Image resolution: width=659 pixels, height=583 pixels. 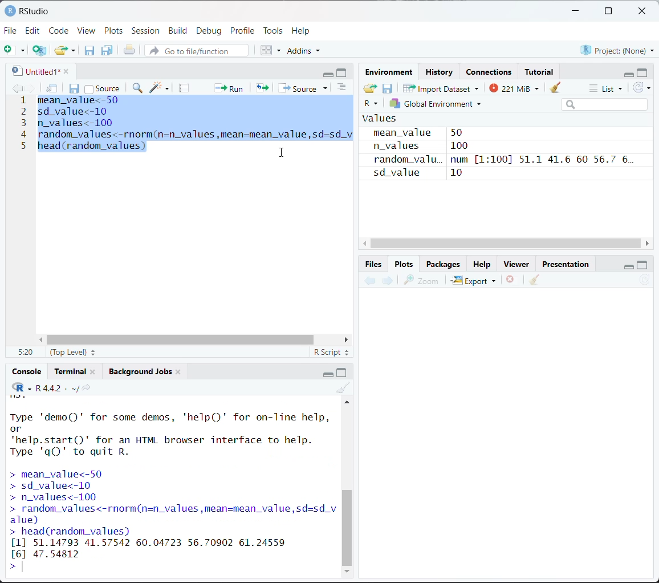 What do you see at coordinates (63, 70) in the screenshot?
I see `close` at bounding box center [63, 70].